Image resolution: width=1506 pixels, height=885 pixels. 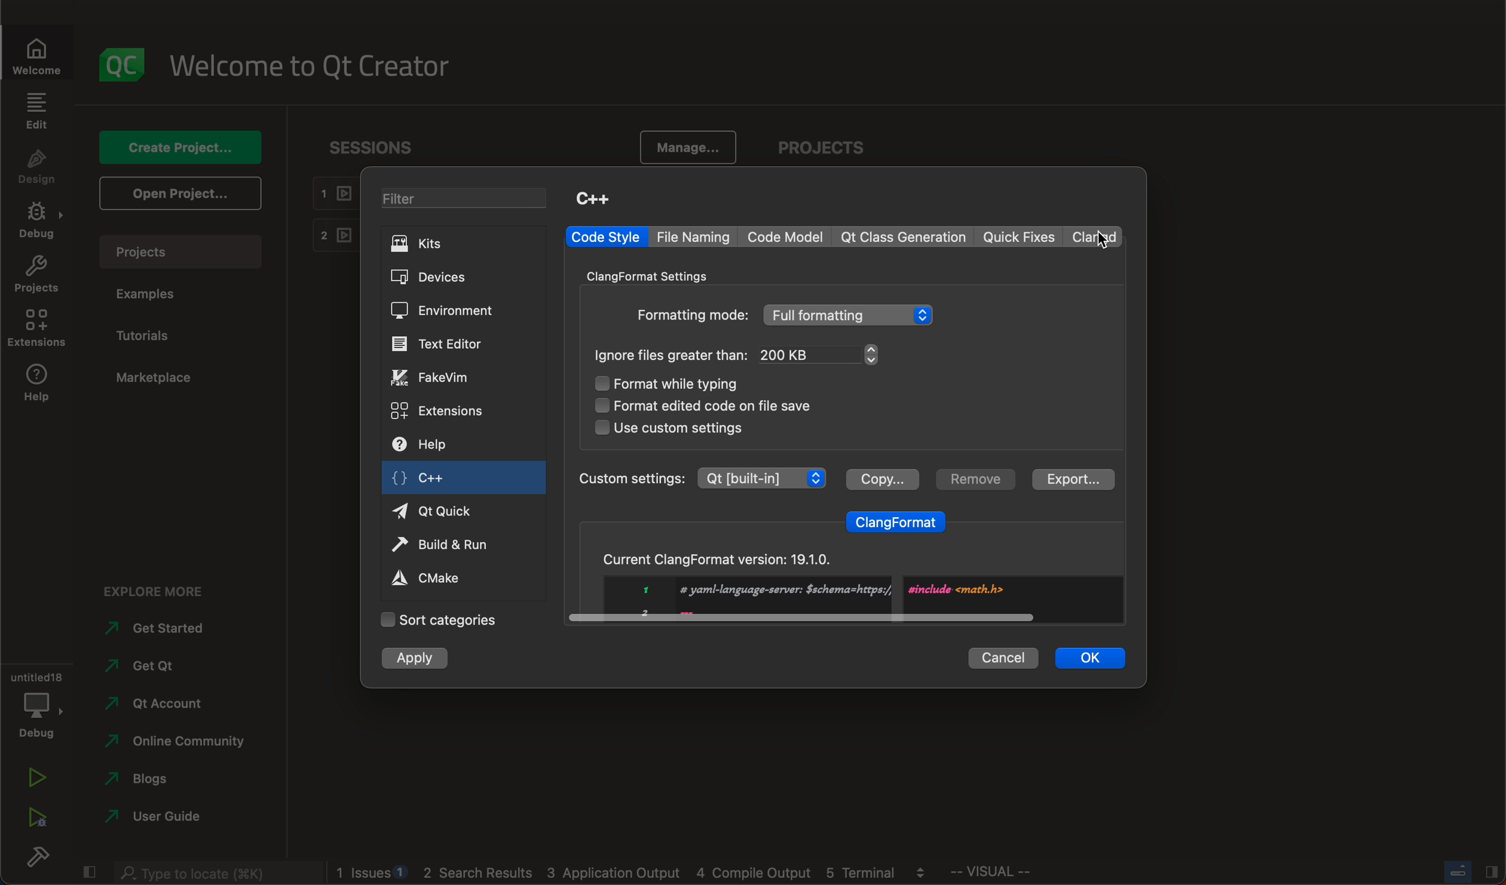 What do you see at coordinates (214, 874) in the screenshot?
I see `searchbar` at bounding box center [214, 874].